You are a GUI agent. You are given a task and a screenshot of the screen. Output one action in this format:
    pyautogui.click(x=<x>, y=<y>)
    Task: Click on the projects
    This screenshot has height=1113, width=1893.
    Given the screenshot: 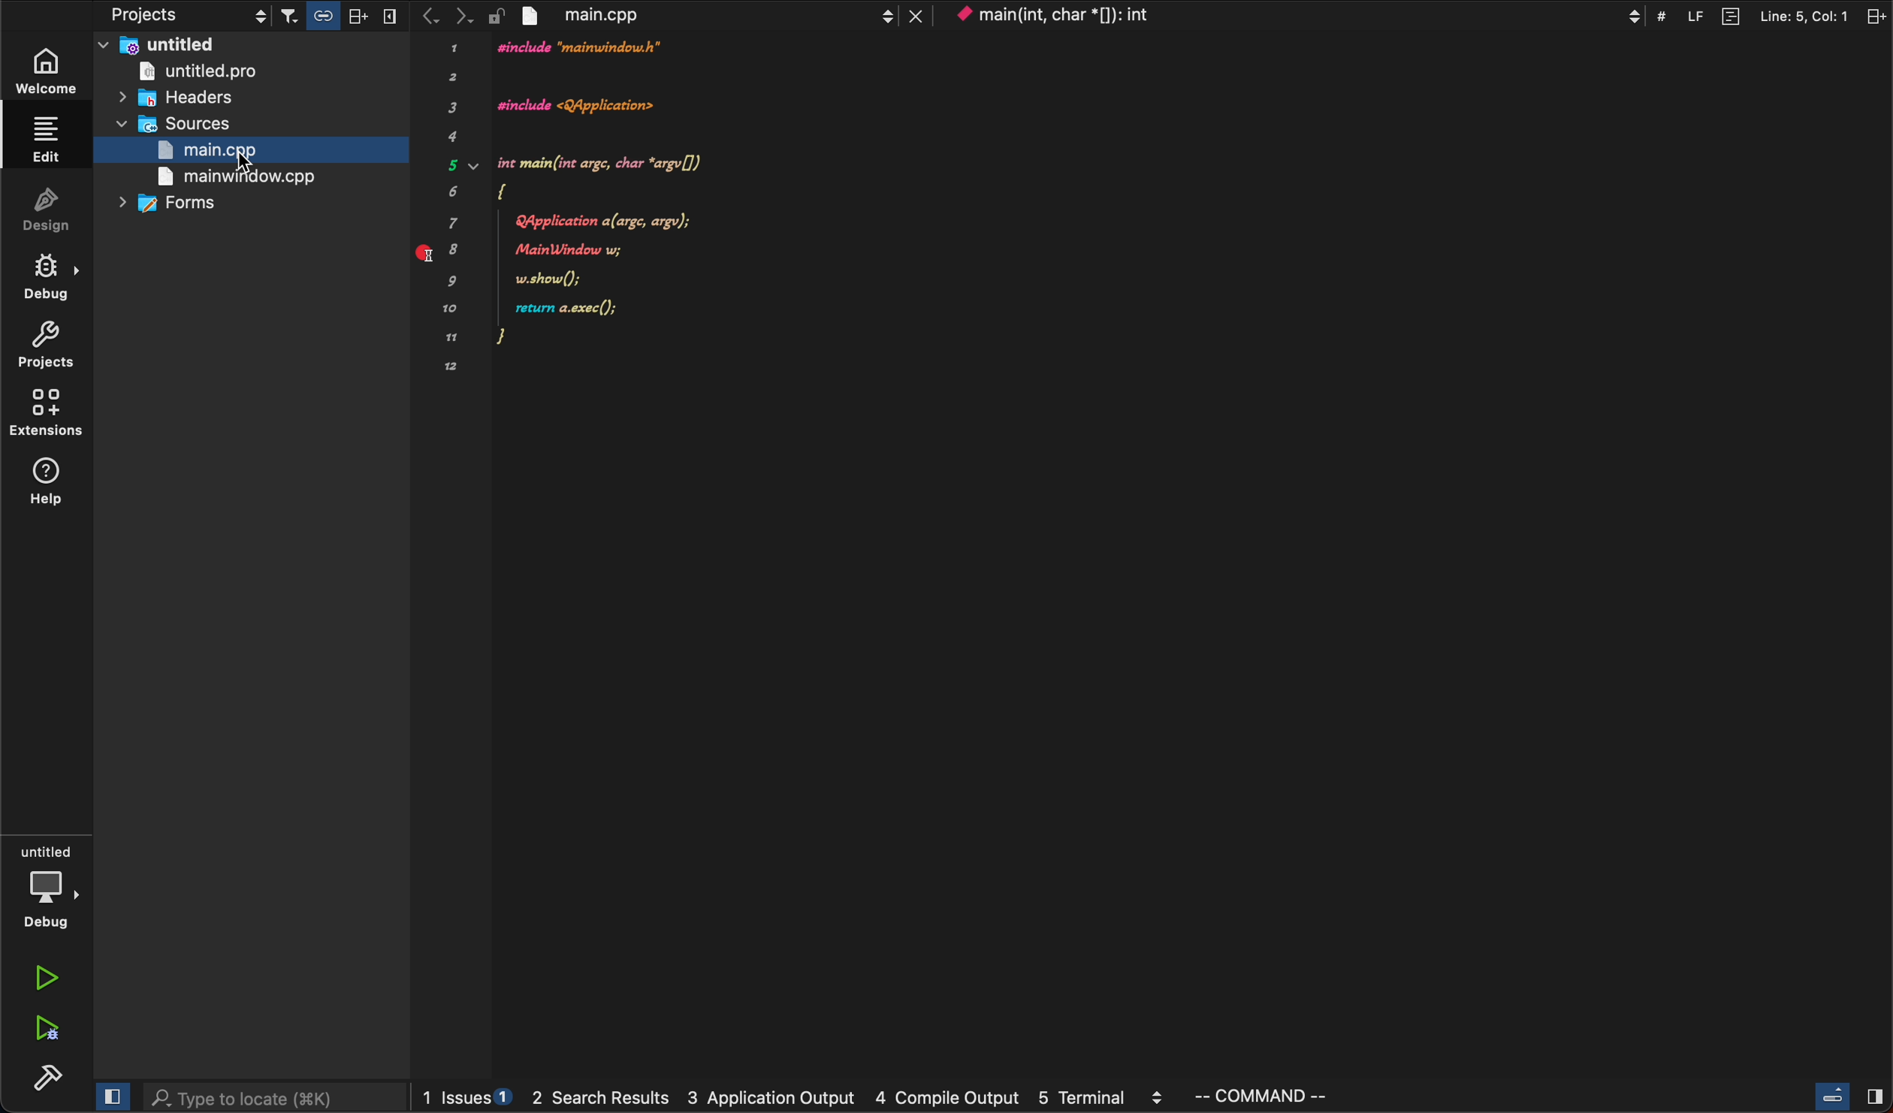 What is the action you would take?
    pyautogui.click(x=150, y=15)
    